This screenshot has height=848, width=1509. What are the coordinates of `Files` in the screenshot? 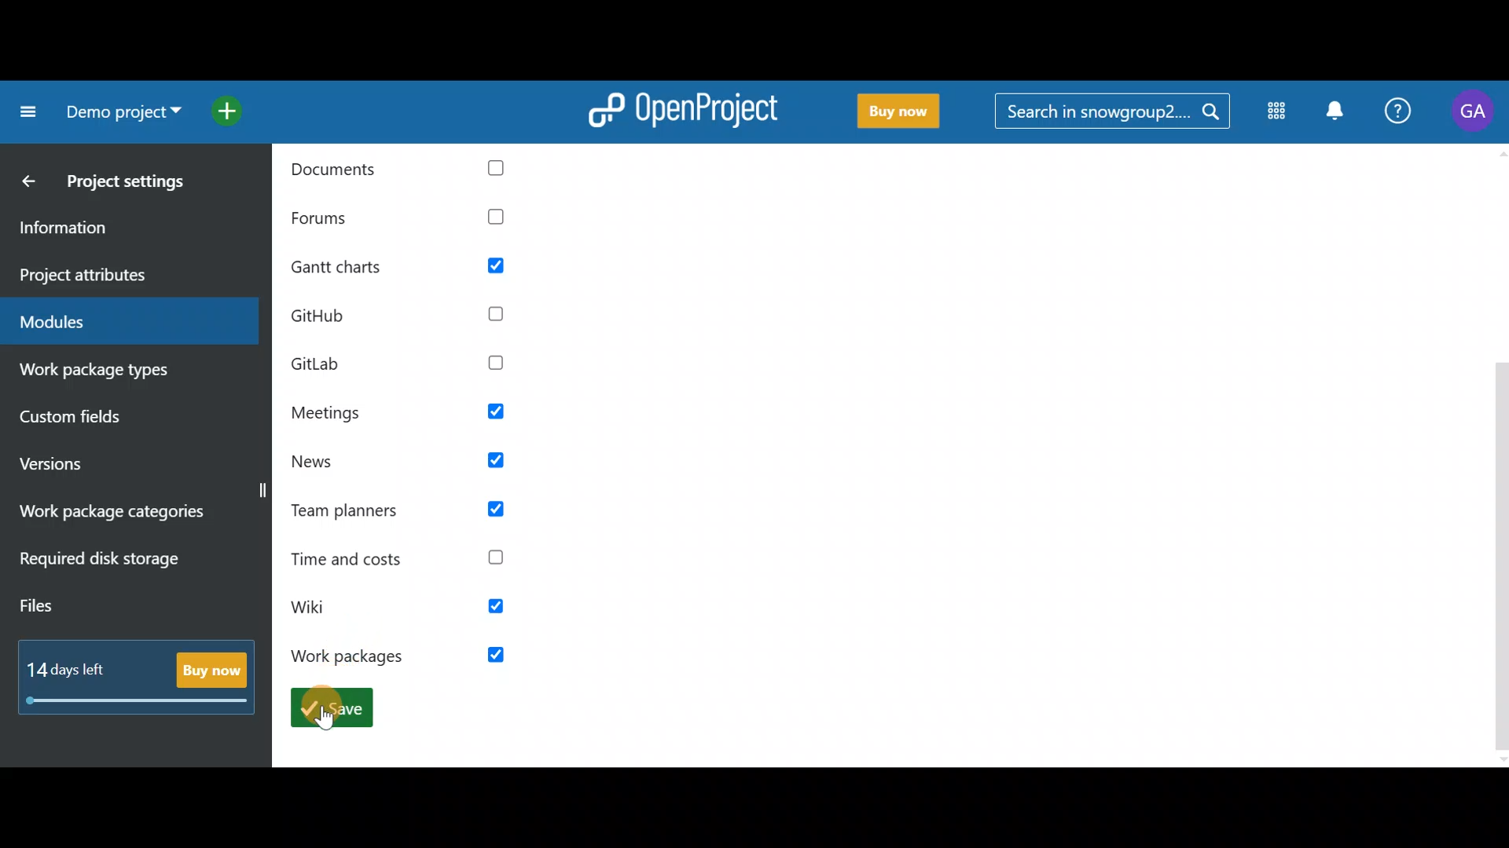 It's located at (82, 609).